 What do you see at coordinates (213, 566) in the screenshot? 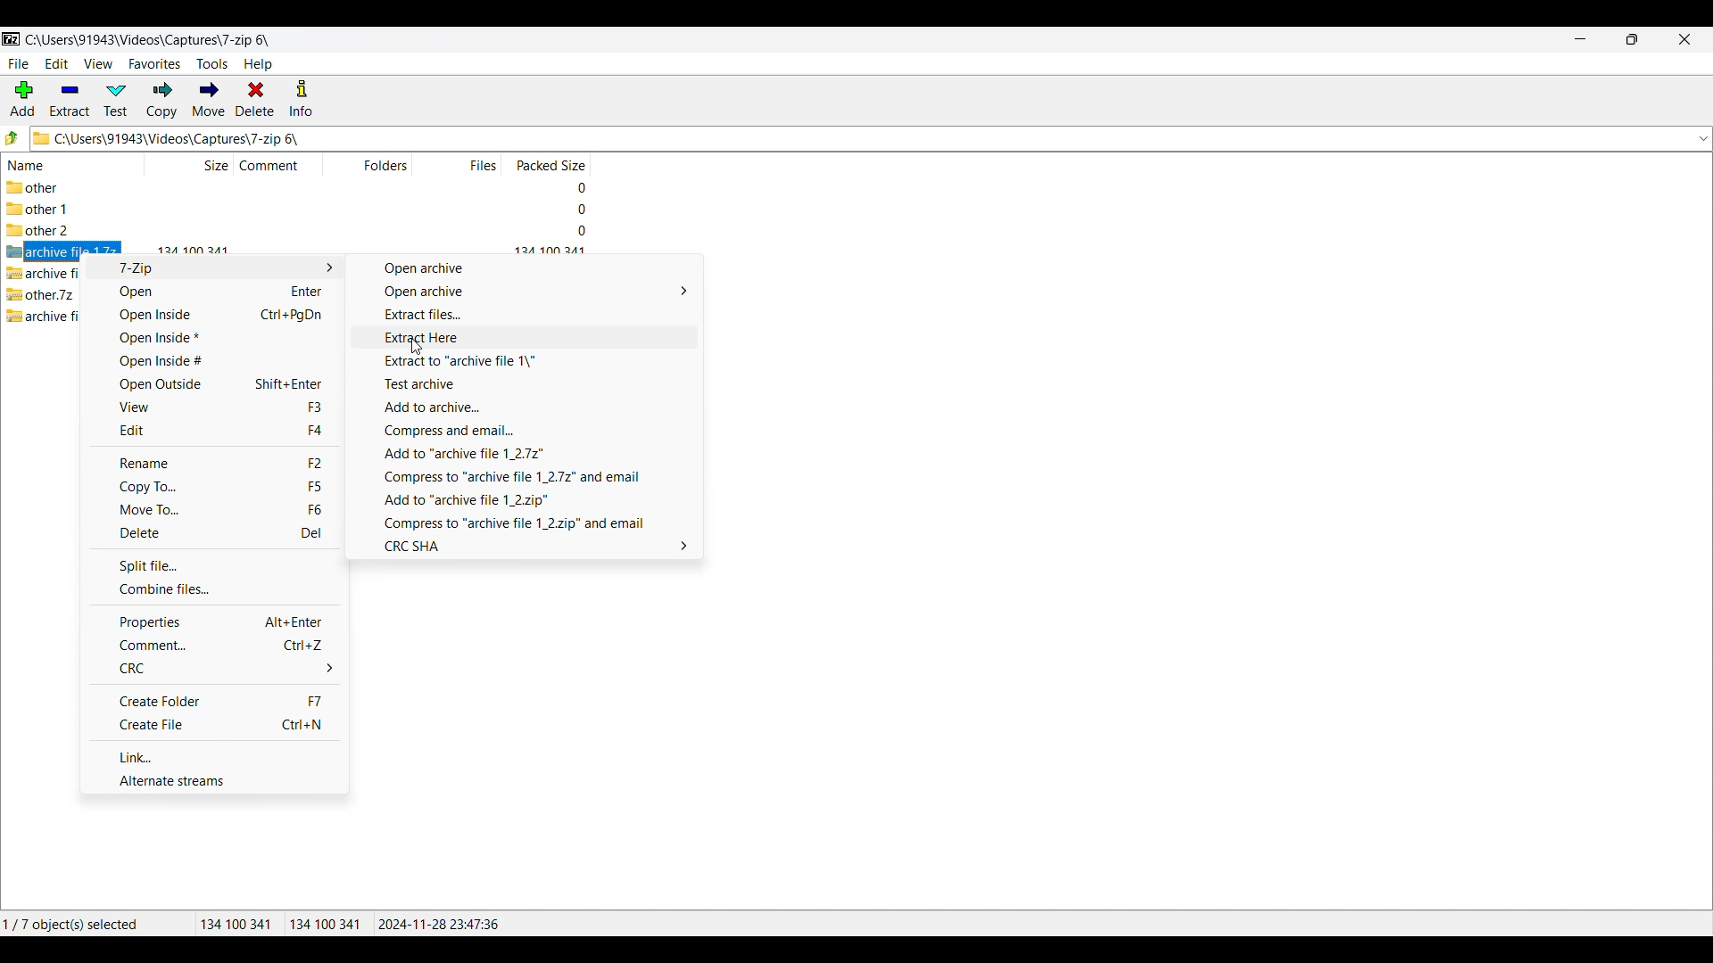
I see `Split file` at bounding box center [213, 566].